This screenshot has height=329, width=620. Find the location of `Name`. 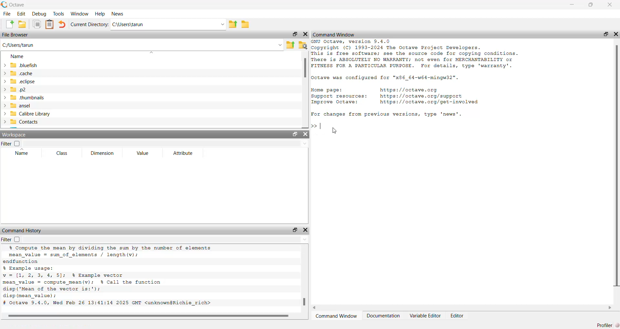

Name is located at coordinates (23, 152).